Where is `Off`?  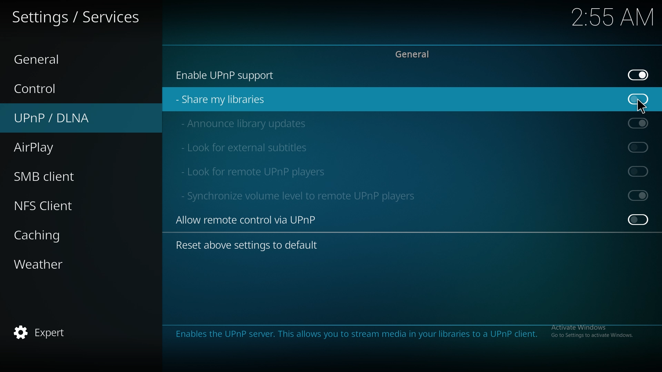 Off is located at coordinates (639, 219).